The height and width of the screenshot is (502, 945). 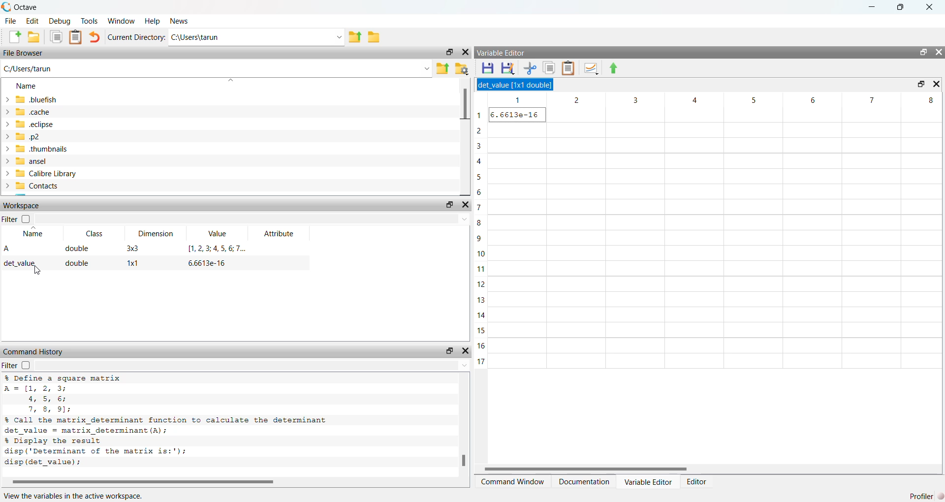 I want to click on maximize, so click(x=919, y=84).